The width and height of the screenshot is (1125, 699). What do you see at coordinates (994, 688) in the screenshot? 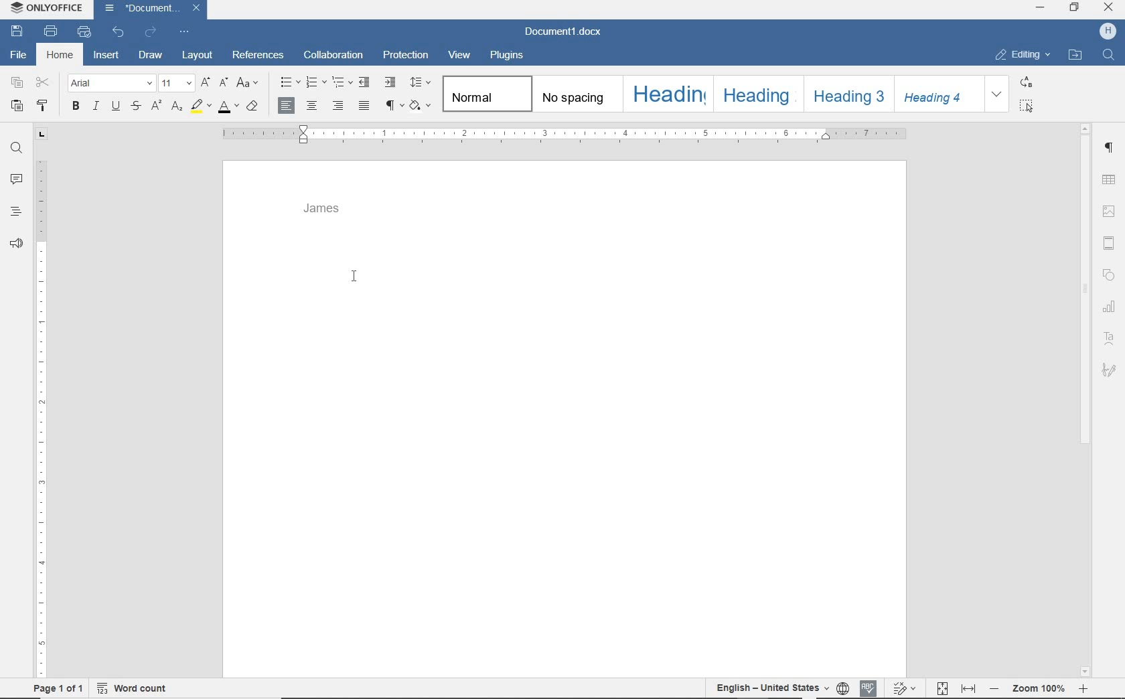
I see `Decreased ` at bounding box center [994, 688].